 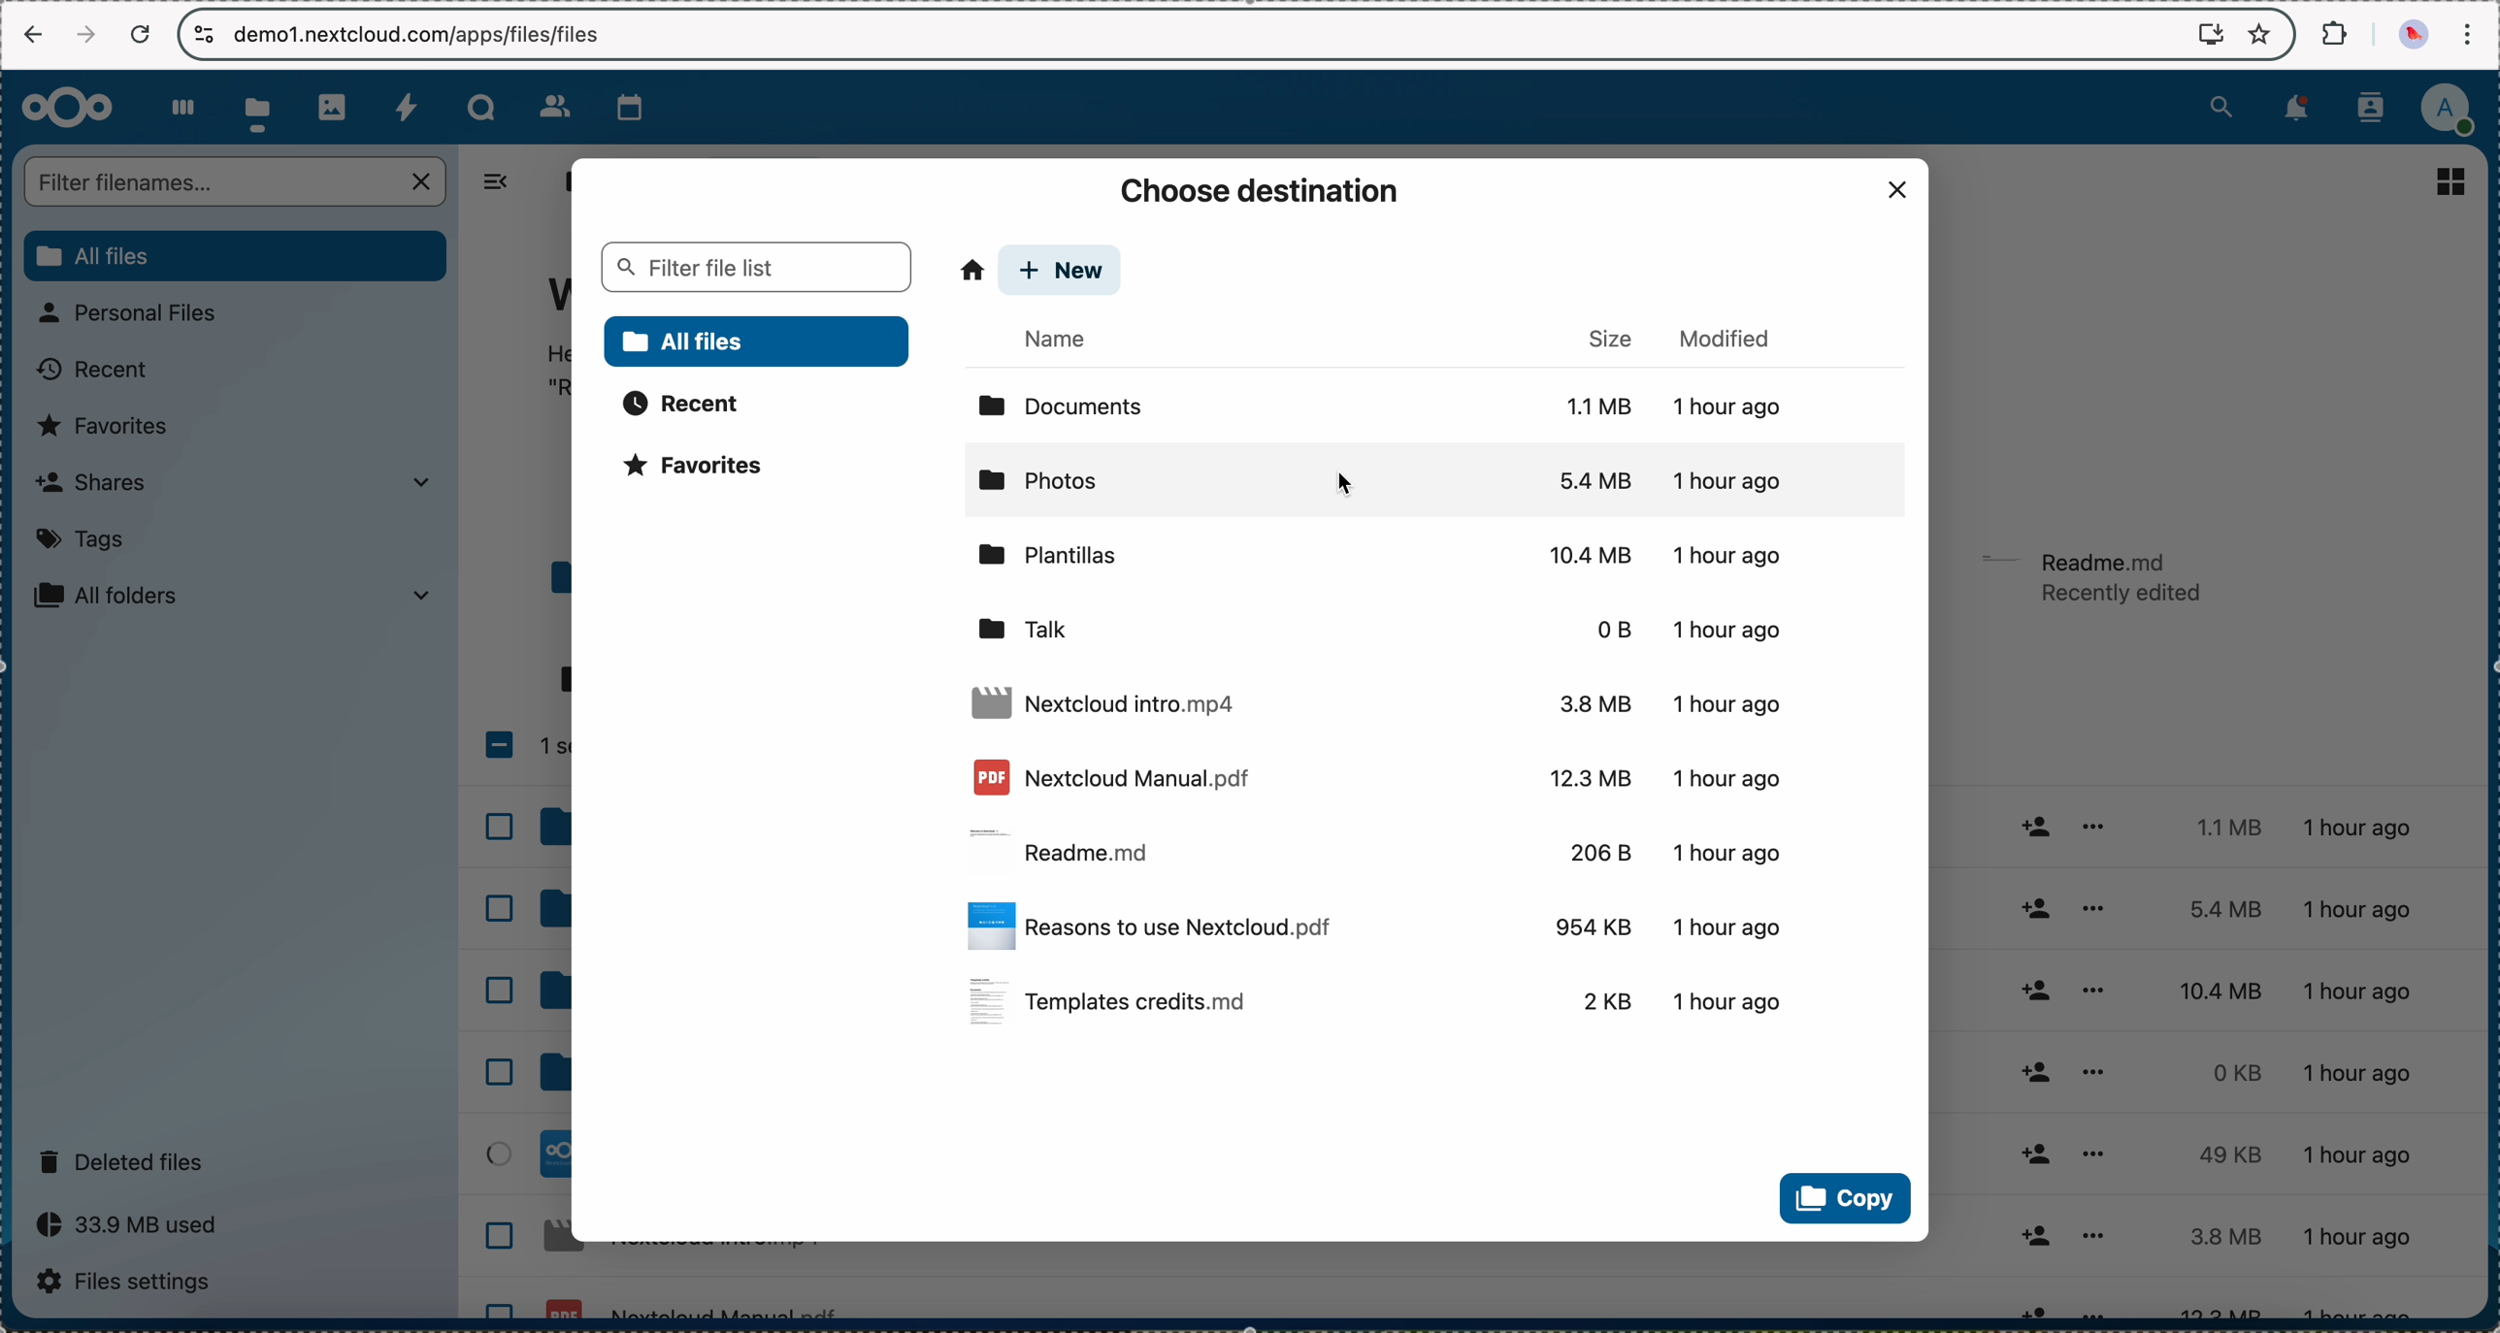 What do you see at coordinates (971, 270) in the screenshot?
I see `home icon` at bounding box center [971, 270].